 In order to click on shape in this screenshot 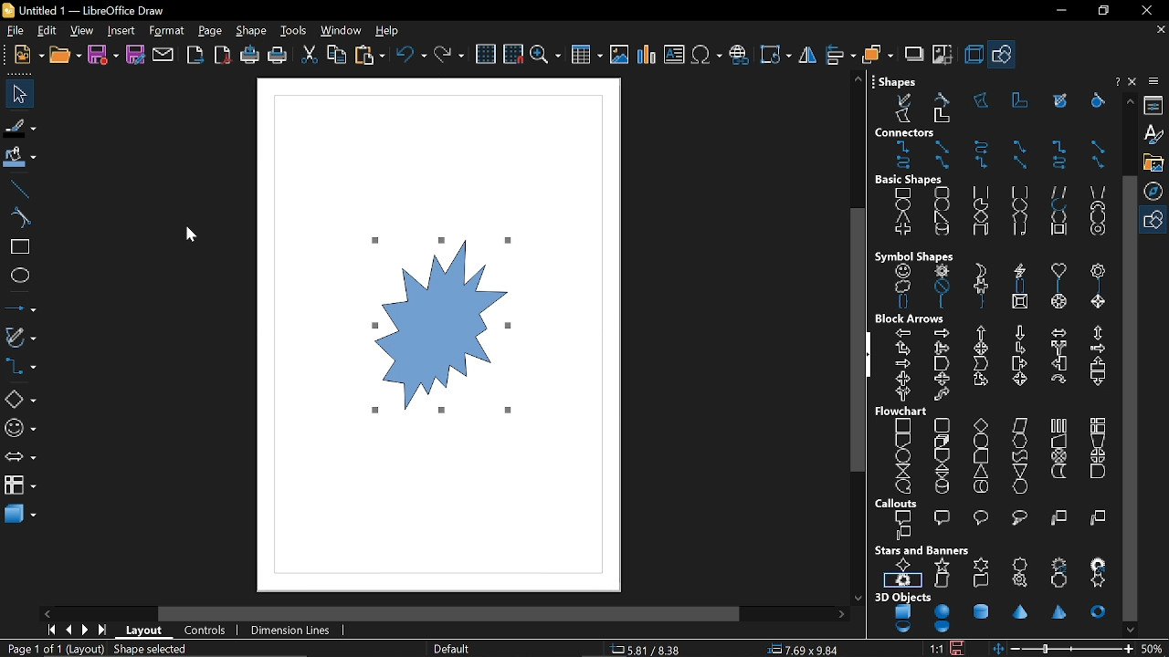, I will do `click(253, 32)`.